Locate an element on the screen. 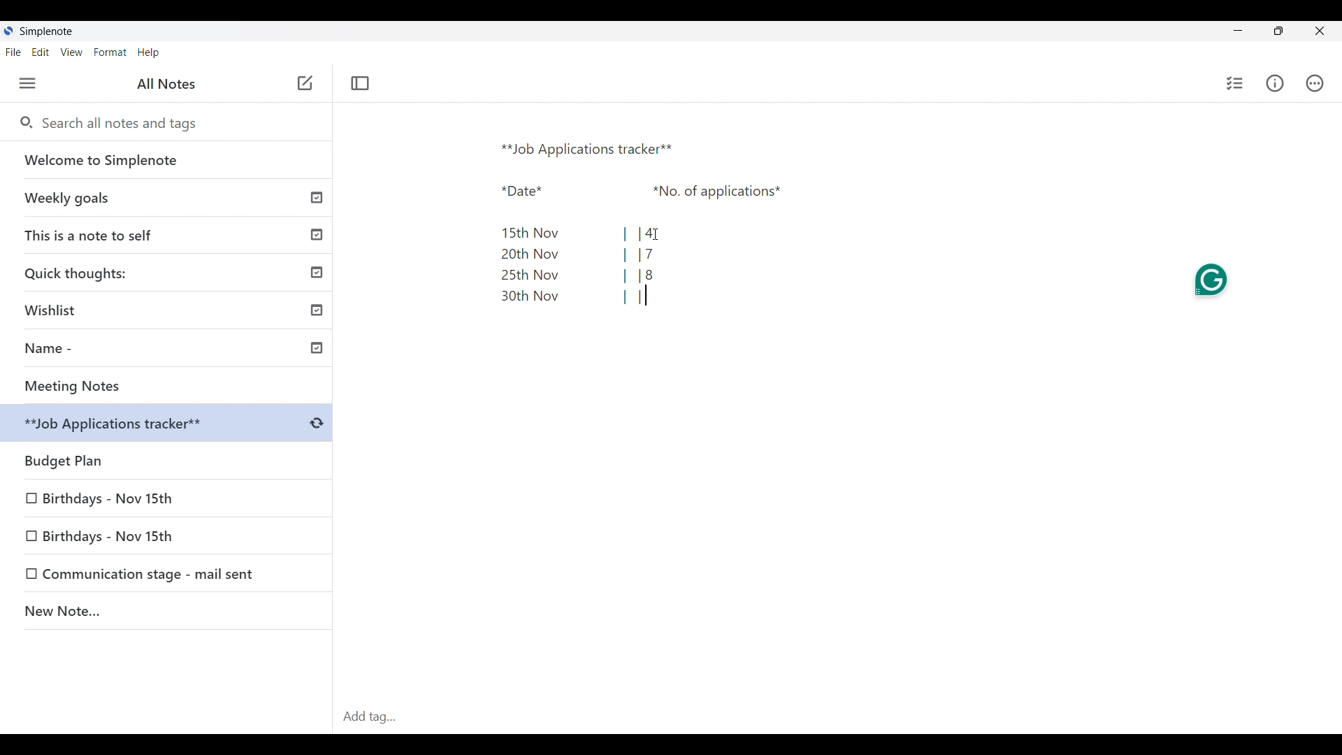 This screenshot has width=1342, height=755. Hel is located at coordinates (148, 53).